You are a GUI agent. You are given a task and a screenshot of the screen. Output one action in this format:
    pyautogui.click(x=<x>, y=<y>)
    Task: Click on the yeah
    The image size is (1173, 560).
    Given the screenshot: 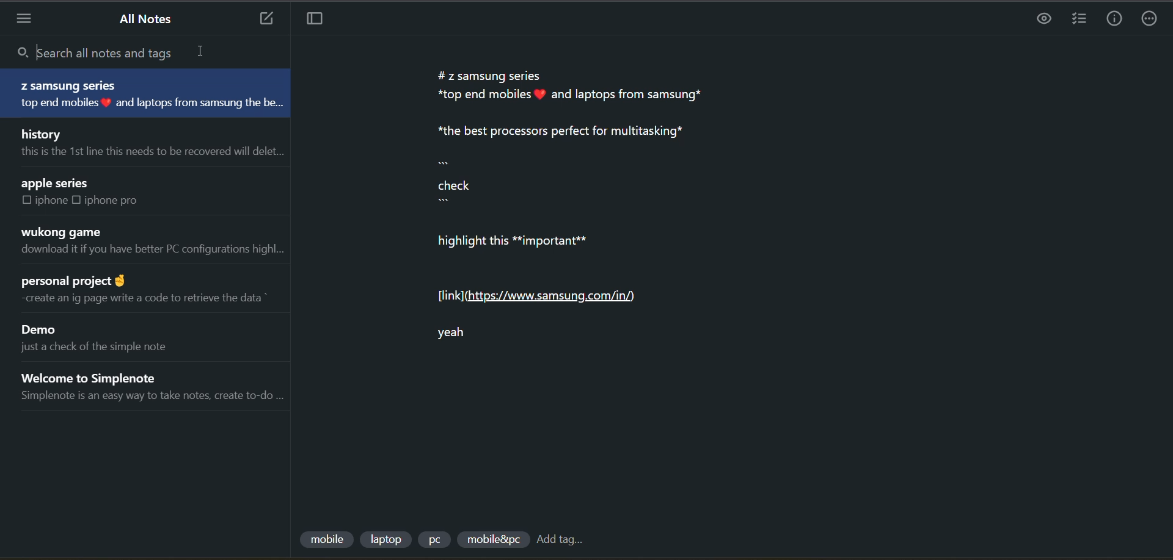 What is the action you would take?
    pyautogui.click(x=470, y=339)
    